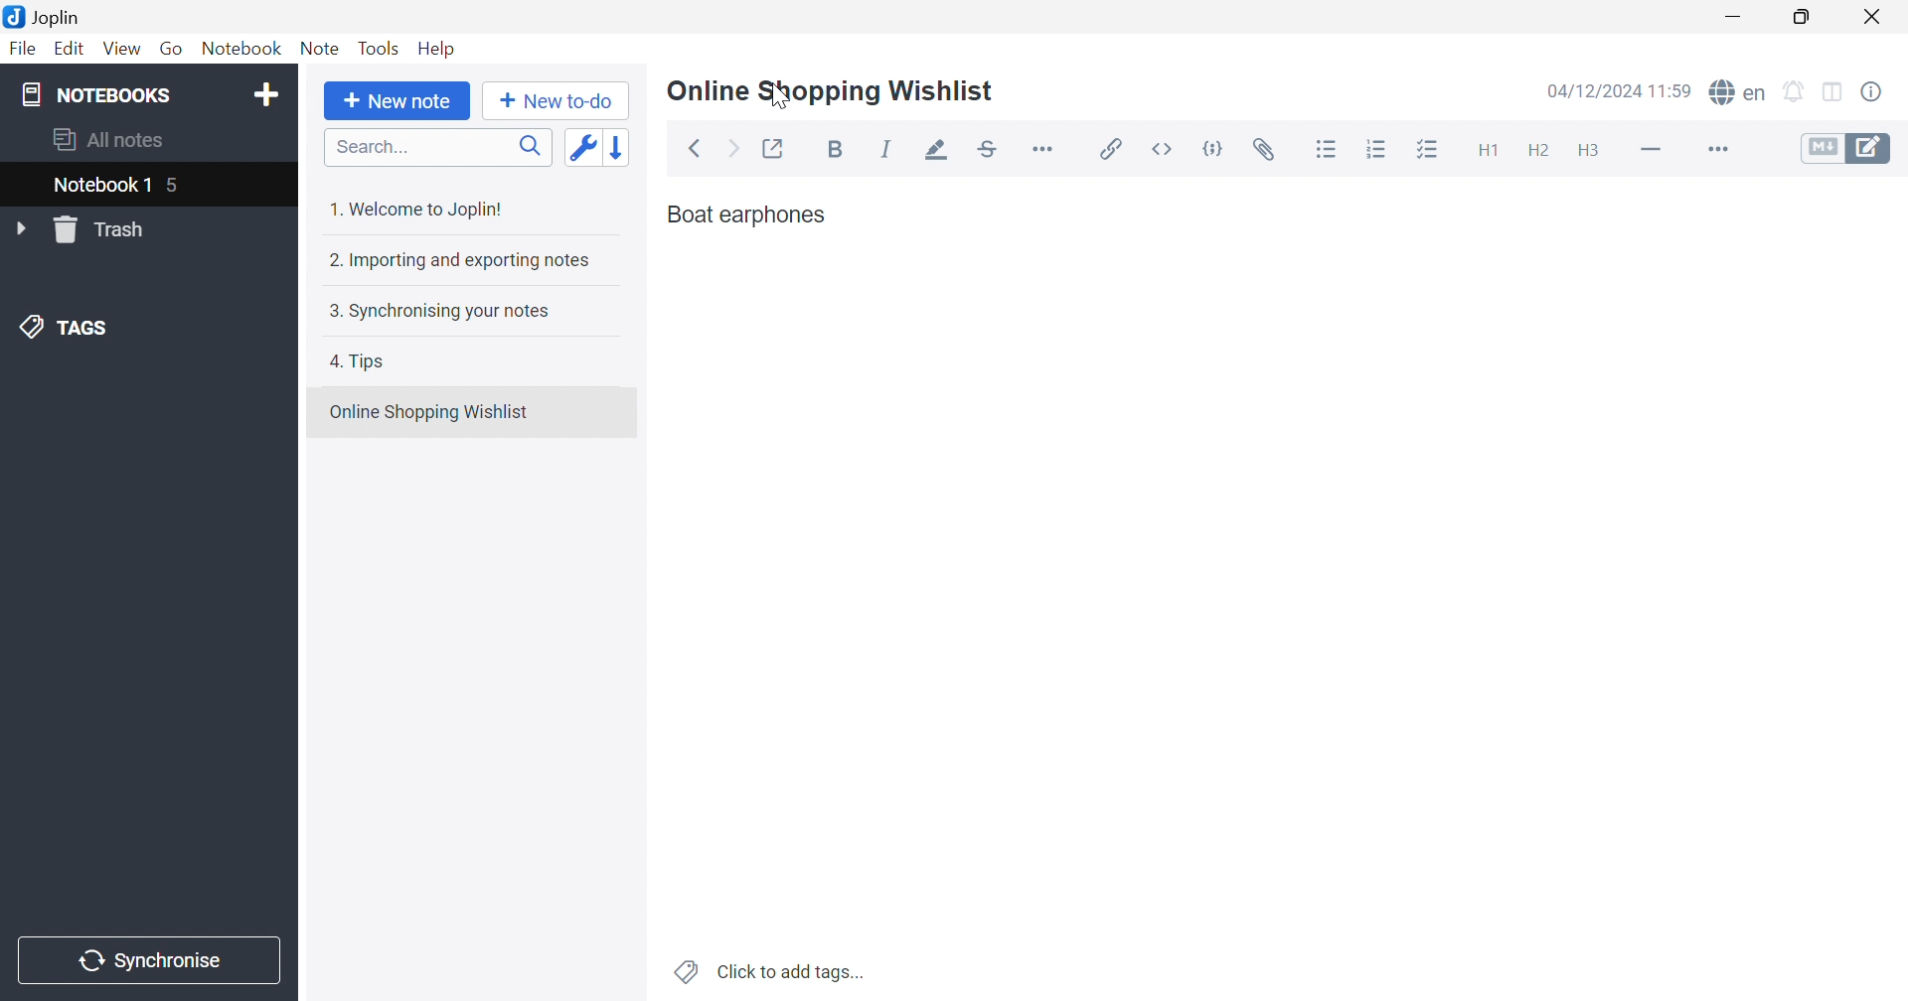 This screenshot has width=1908, height=1001. I want to click on Joplin, so click(45, 17).